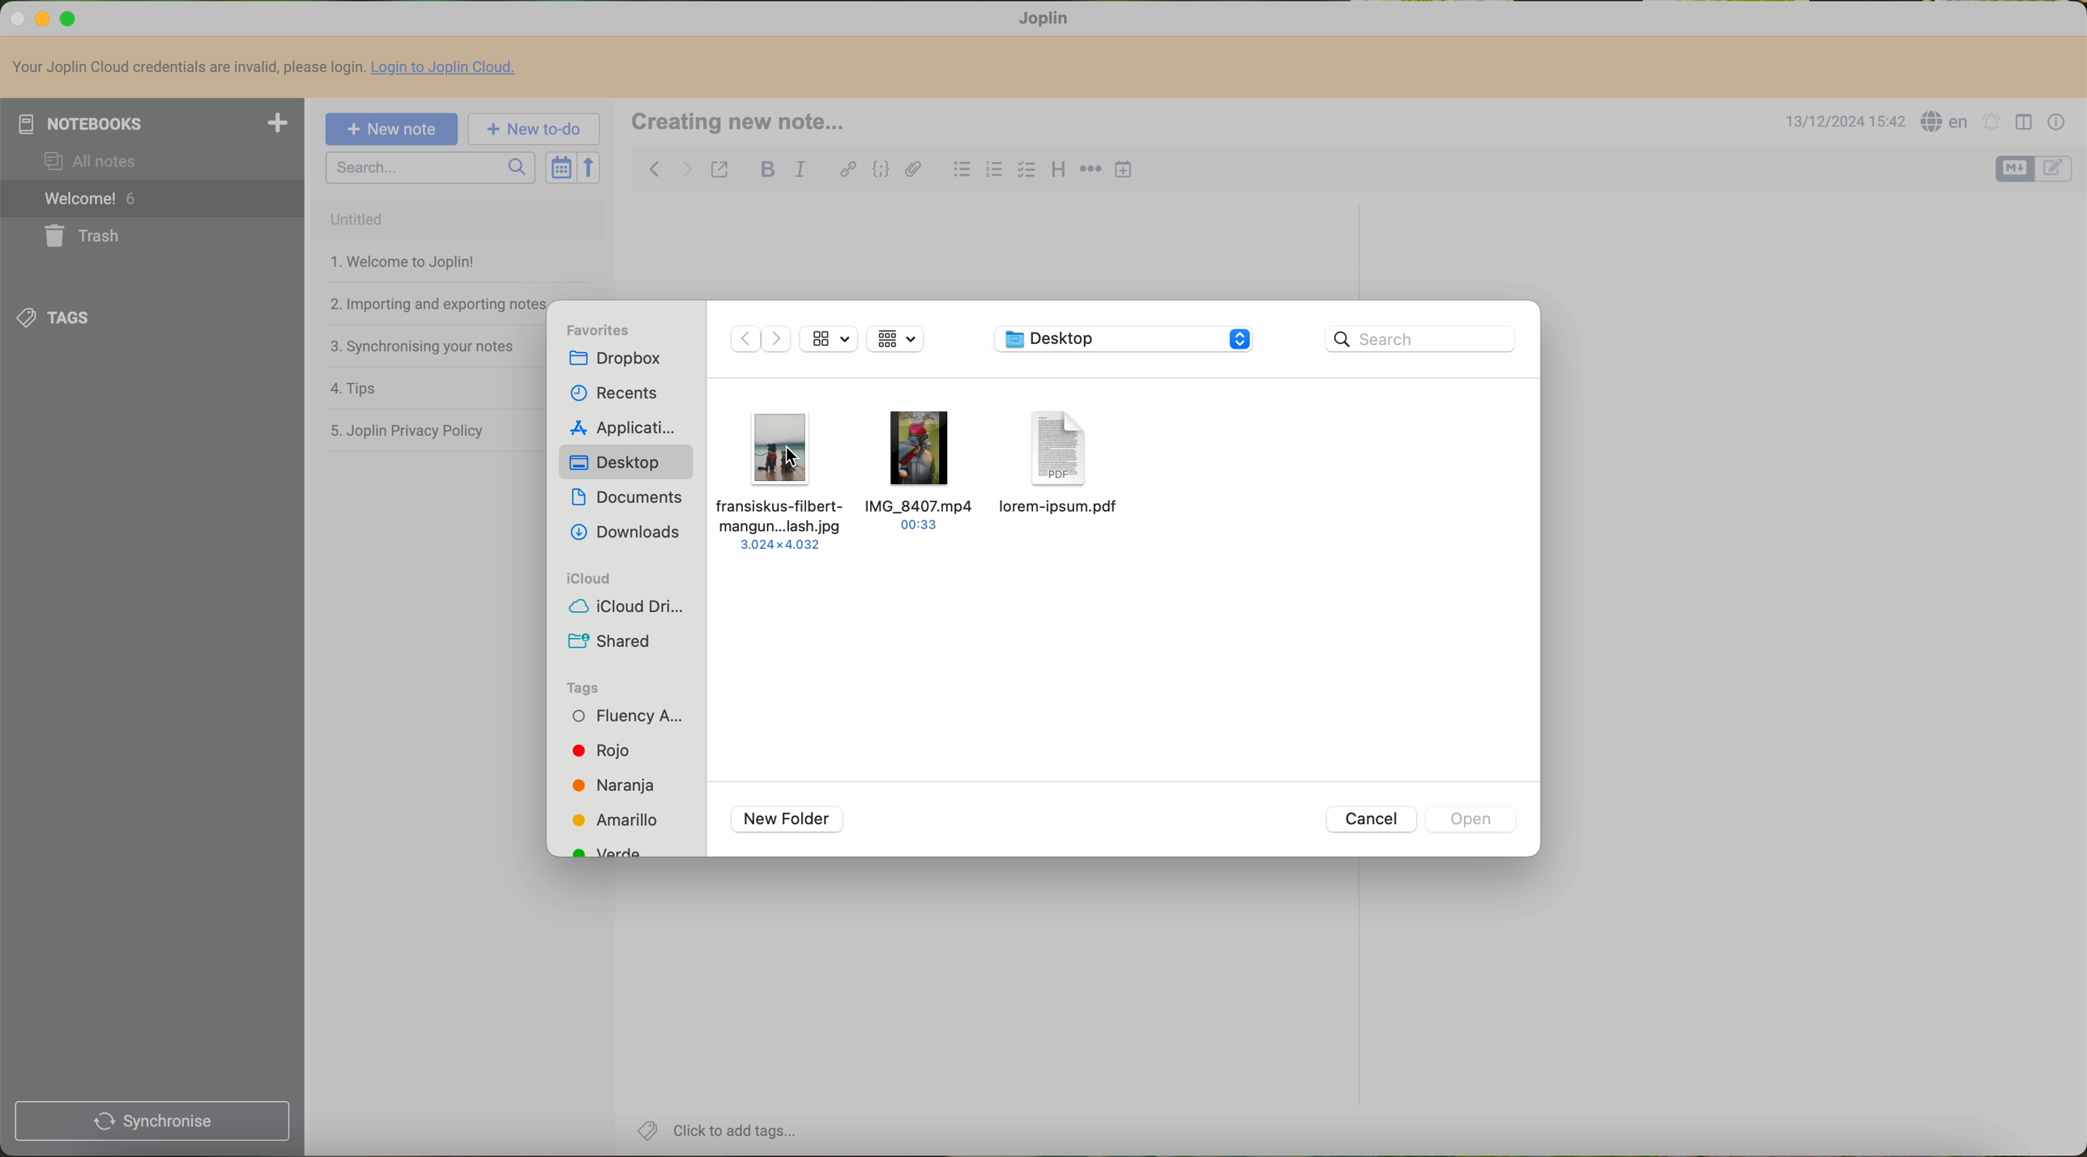 This screenshot has height=1157, width=2087. What do you see at coordinates (535, 130) in the screenshot?
I see `new to-do` at bounding box center [535, 130].